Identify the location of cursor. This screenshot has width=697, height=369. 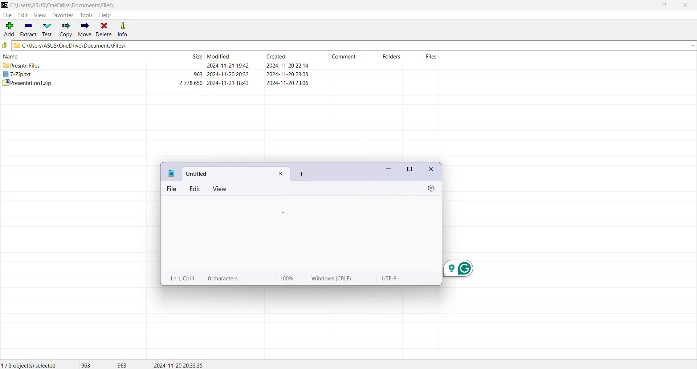
(283, 209).